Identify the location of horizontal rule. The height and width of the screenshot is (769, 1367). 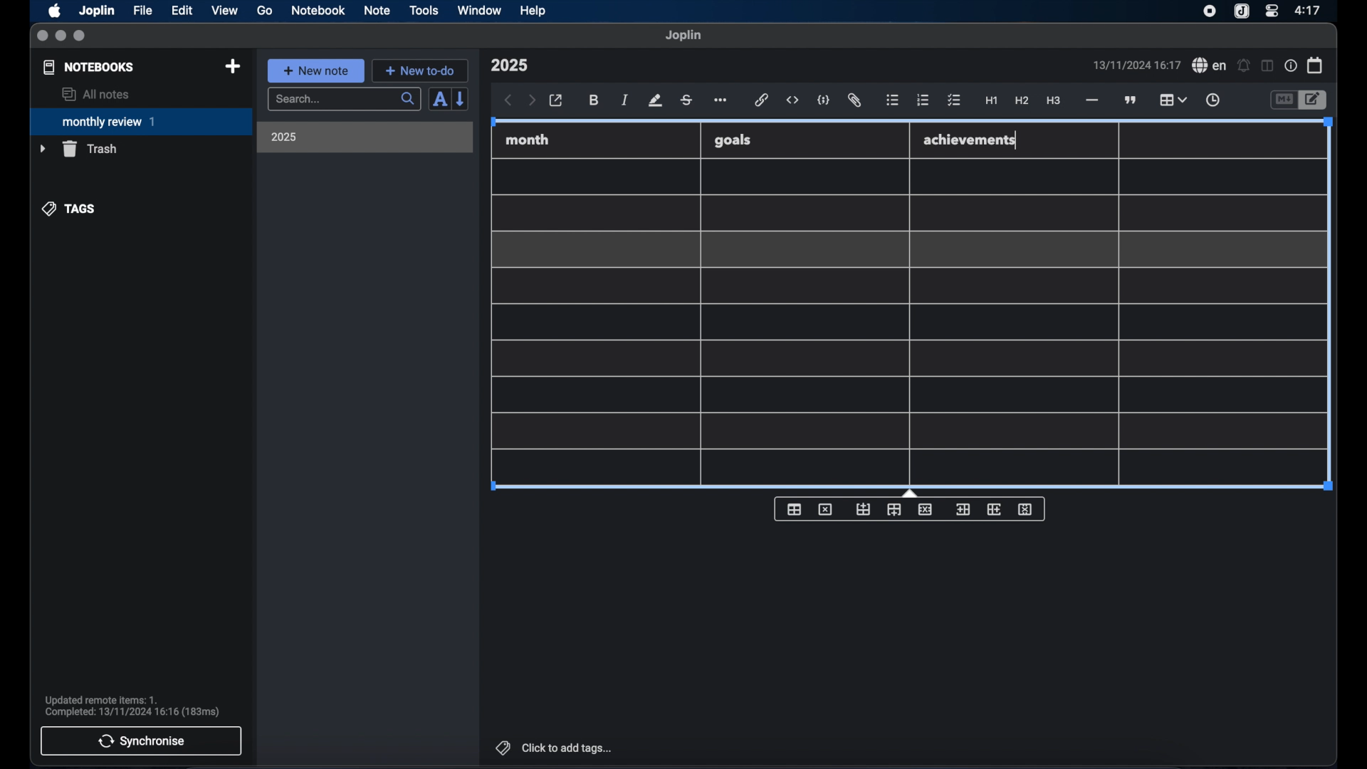
(1091, 100).